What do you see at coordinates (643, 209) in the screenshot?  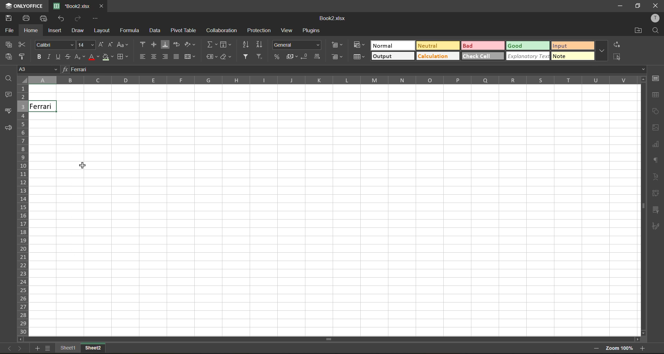 I see `Horizontal ScrollBar` at bounding box center [643, 209].